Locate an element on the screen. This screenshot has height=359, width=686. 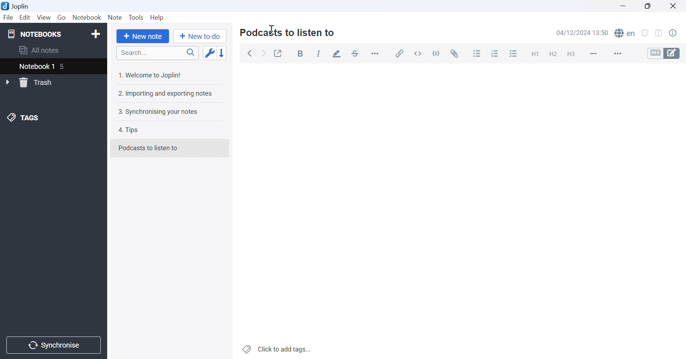
Bold is located at coordinates (302, 54).